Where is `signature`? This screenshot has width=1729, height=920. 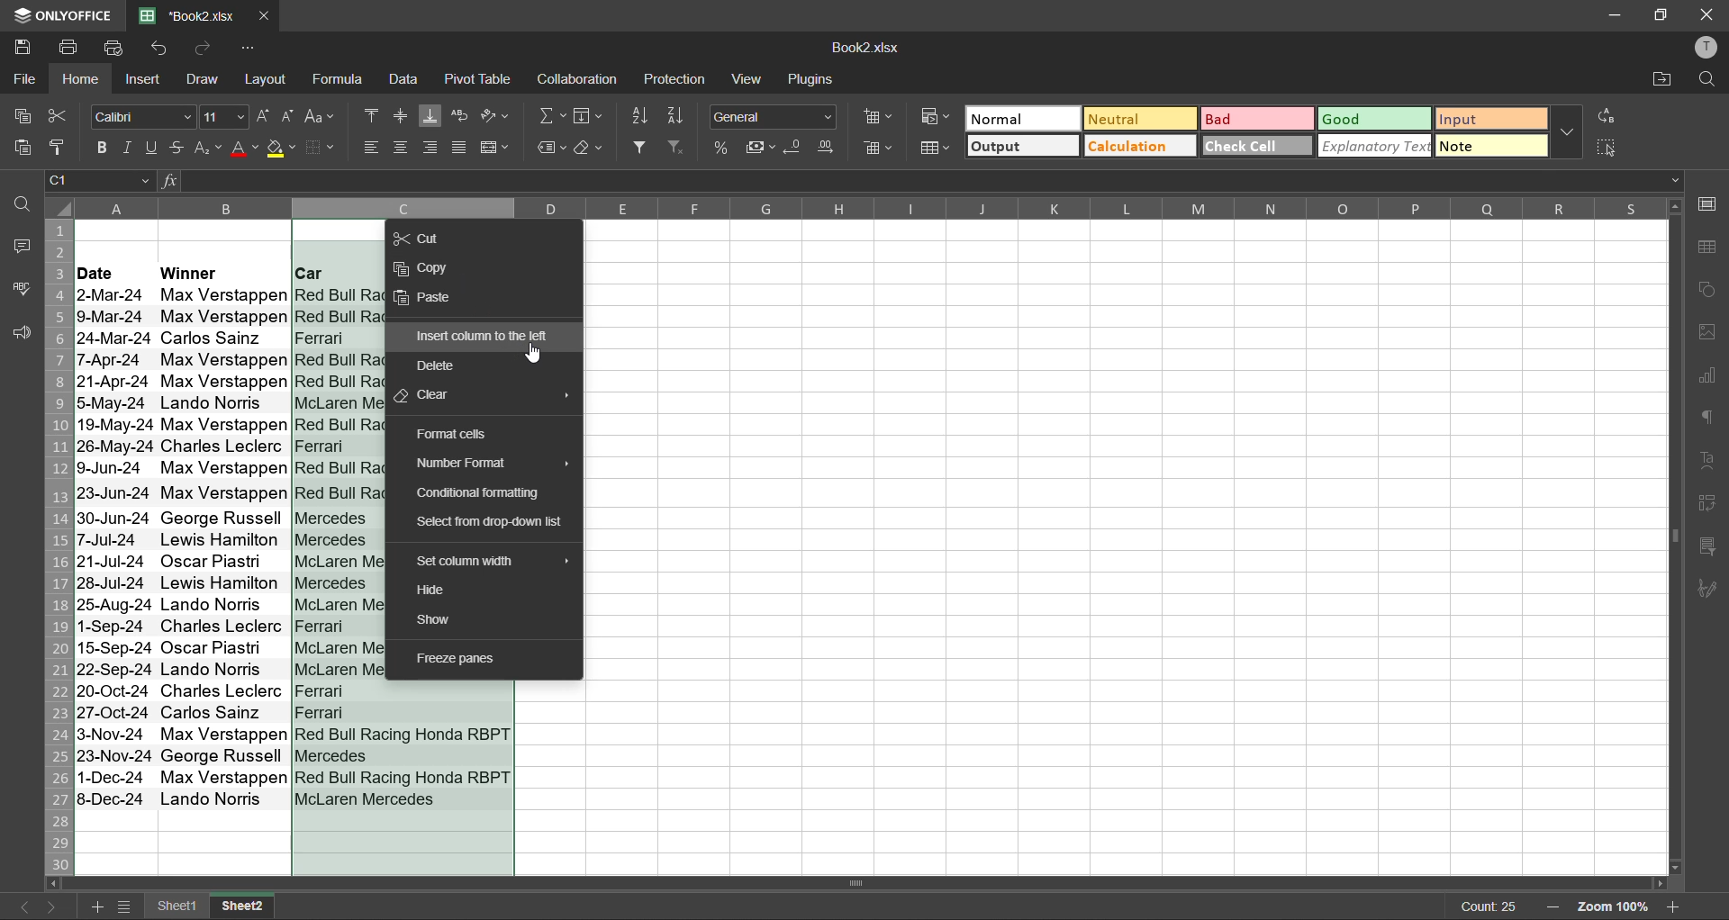 signature is located at coordinates (1708, 594).